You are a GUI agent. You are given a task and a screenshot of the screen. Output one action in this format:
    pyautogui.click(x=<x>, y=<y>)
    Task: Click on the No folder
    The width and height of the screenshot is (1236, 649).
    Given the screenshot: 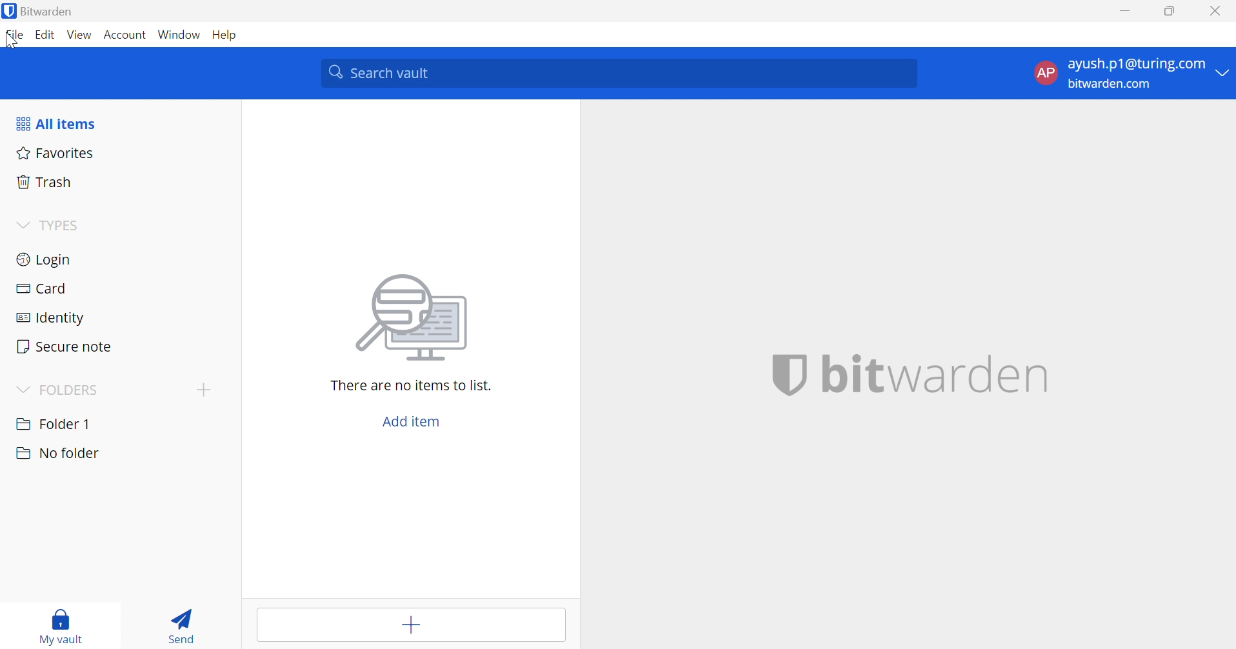 What is the action you would take?
    pyautogui.click(x=57, y=454)
    